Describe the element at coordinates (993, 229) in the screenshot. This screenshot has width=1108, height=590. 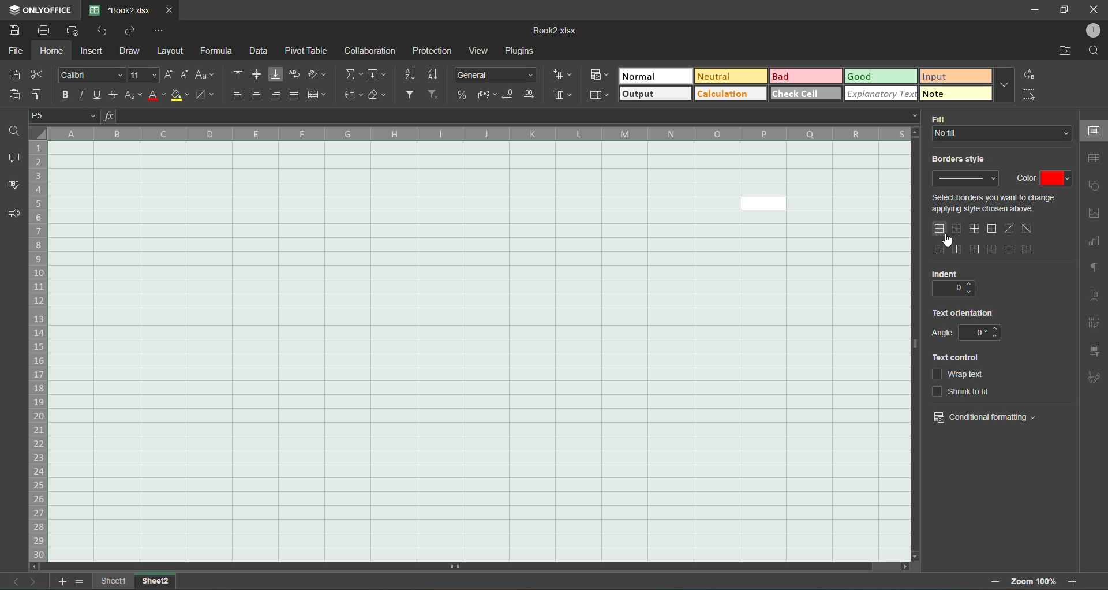
I see `outer borders only` at that location.